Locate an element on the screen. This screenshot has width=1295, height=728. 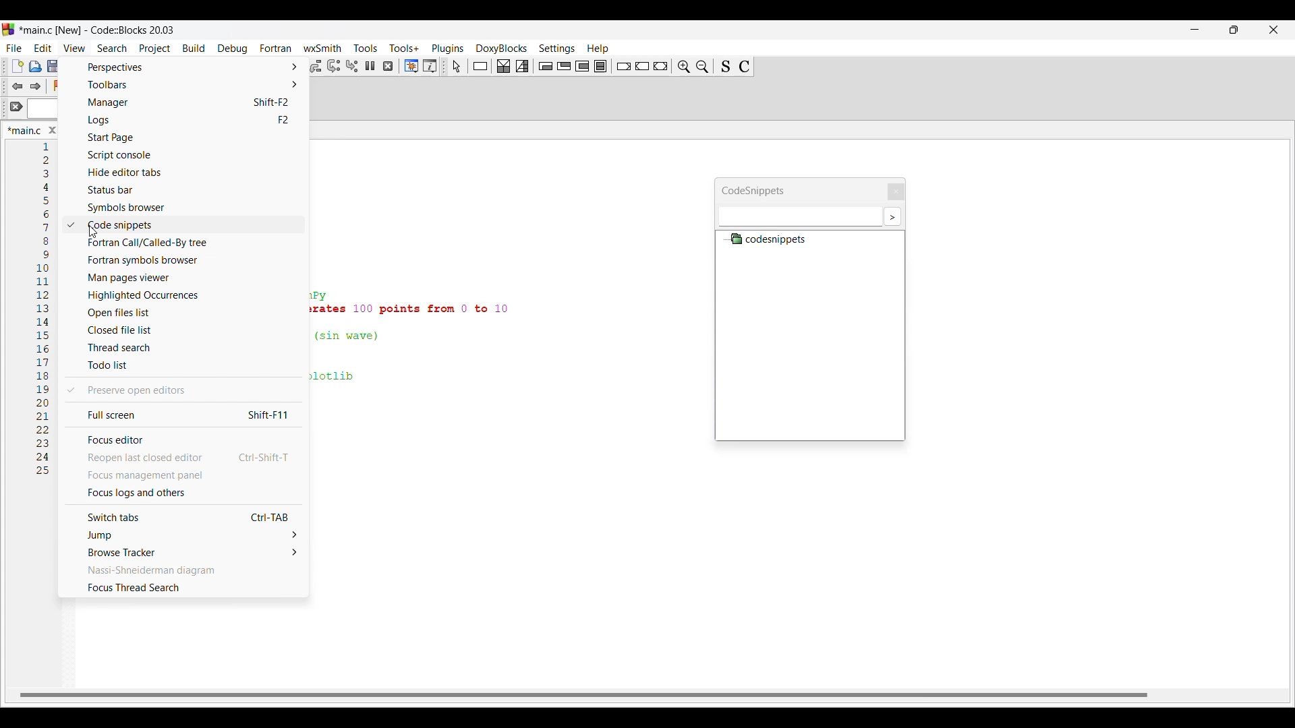
Debugging windows is located at coordinates (411, 66).